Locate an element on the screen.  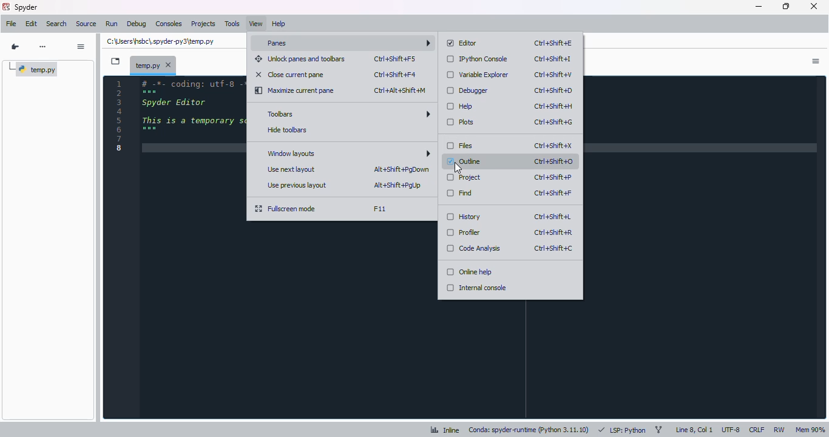
internal console is located at coordinates (476, 288).